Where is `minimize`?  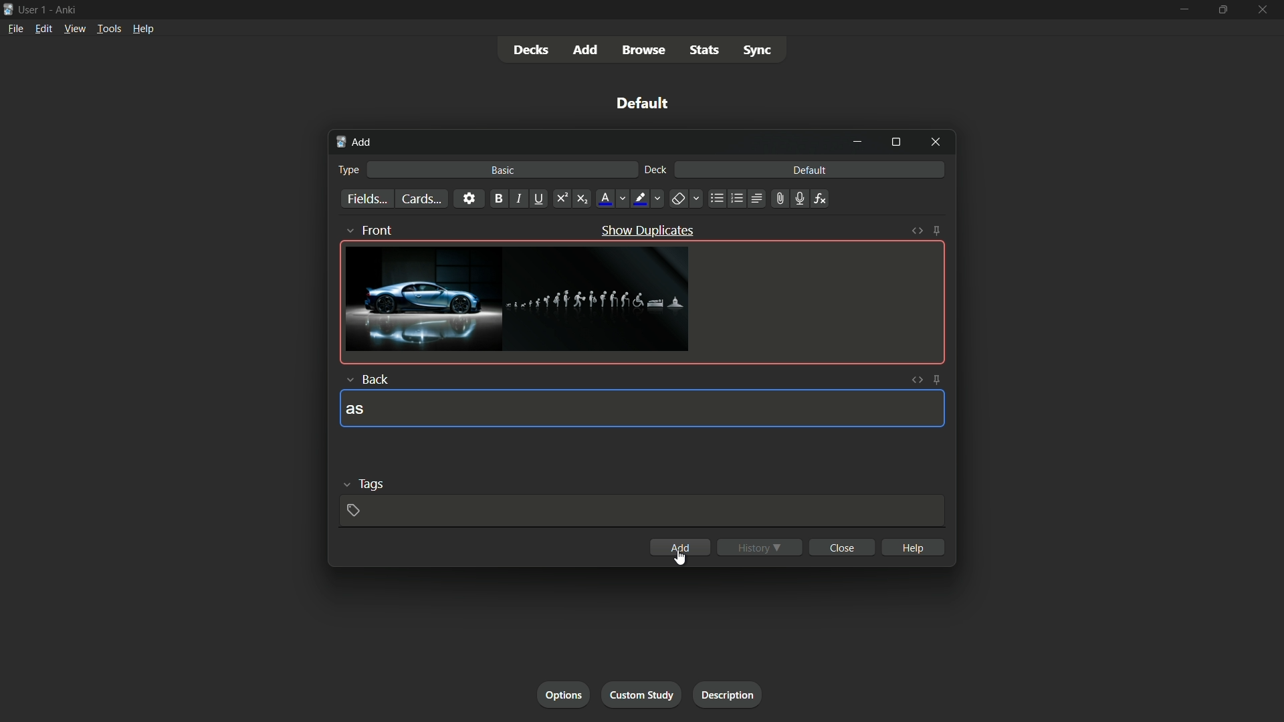
minimize is located at coordinates (859, 143).